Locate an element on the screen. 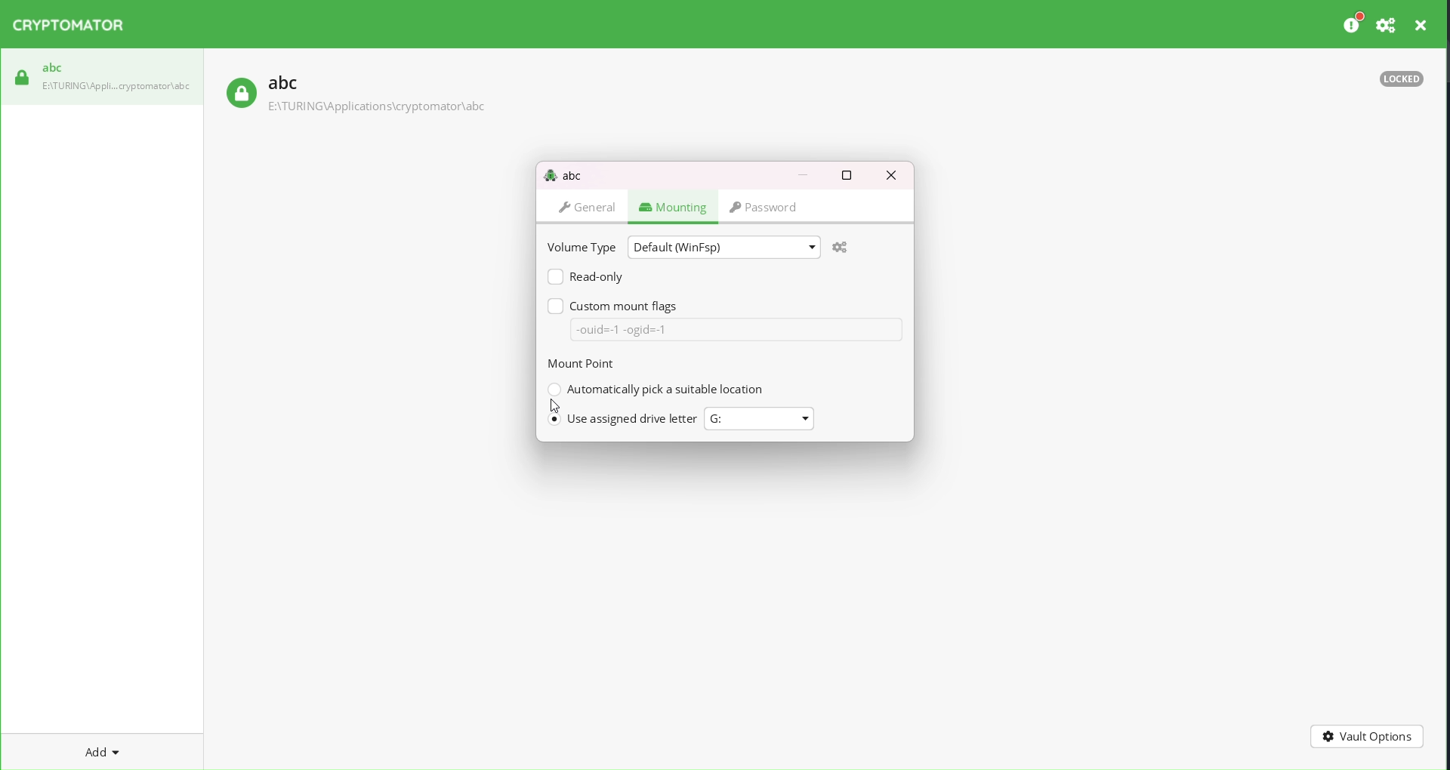 The image size is (1450, 770). default is located at coordinates (721, 247).